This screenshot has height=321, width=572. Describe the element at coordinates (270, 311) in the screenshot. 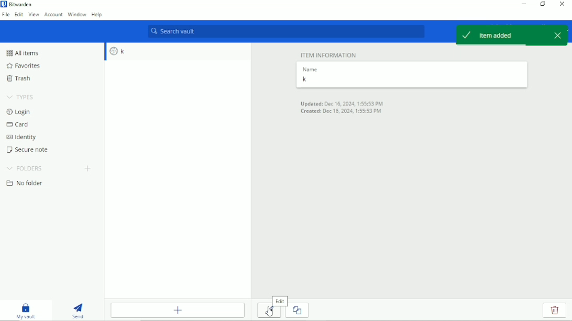

I see `cursor` at that location.